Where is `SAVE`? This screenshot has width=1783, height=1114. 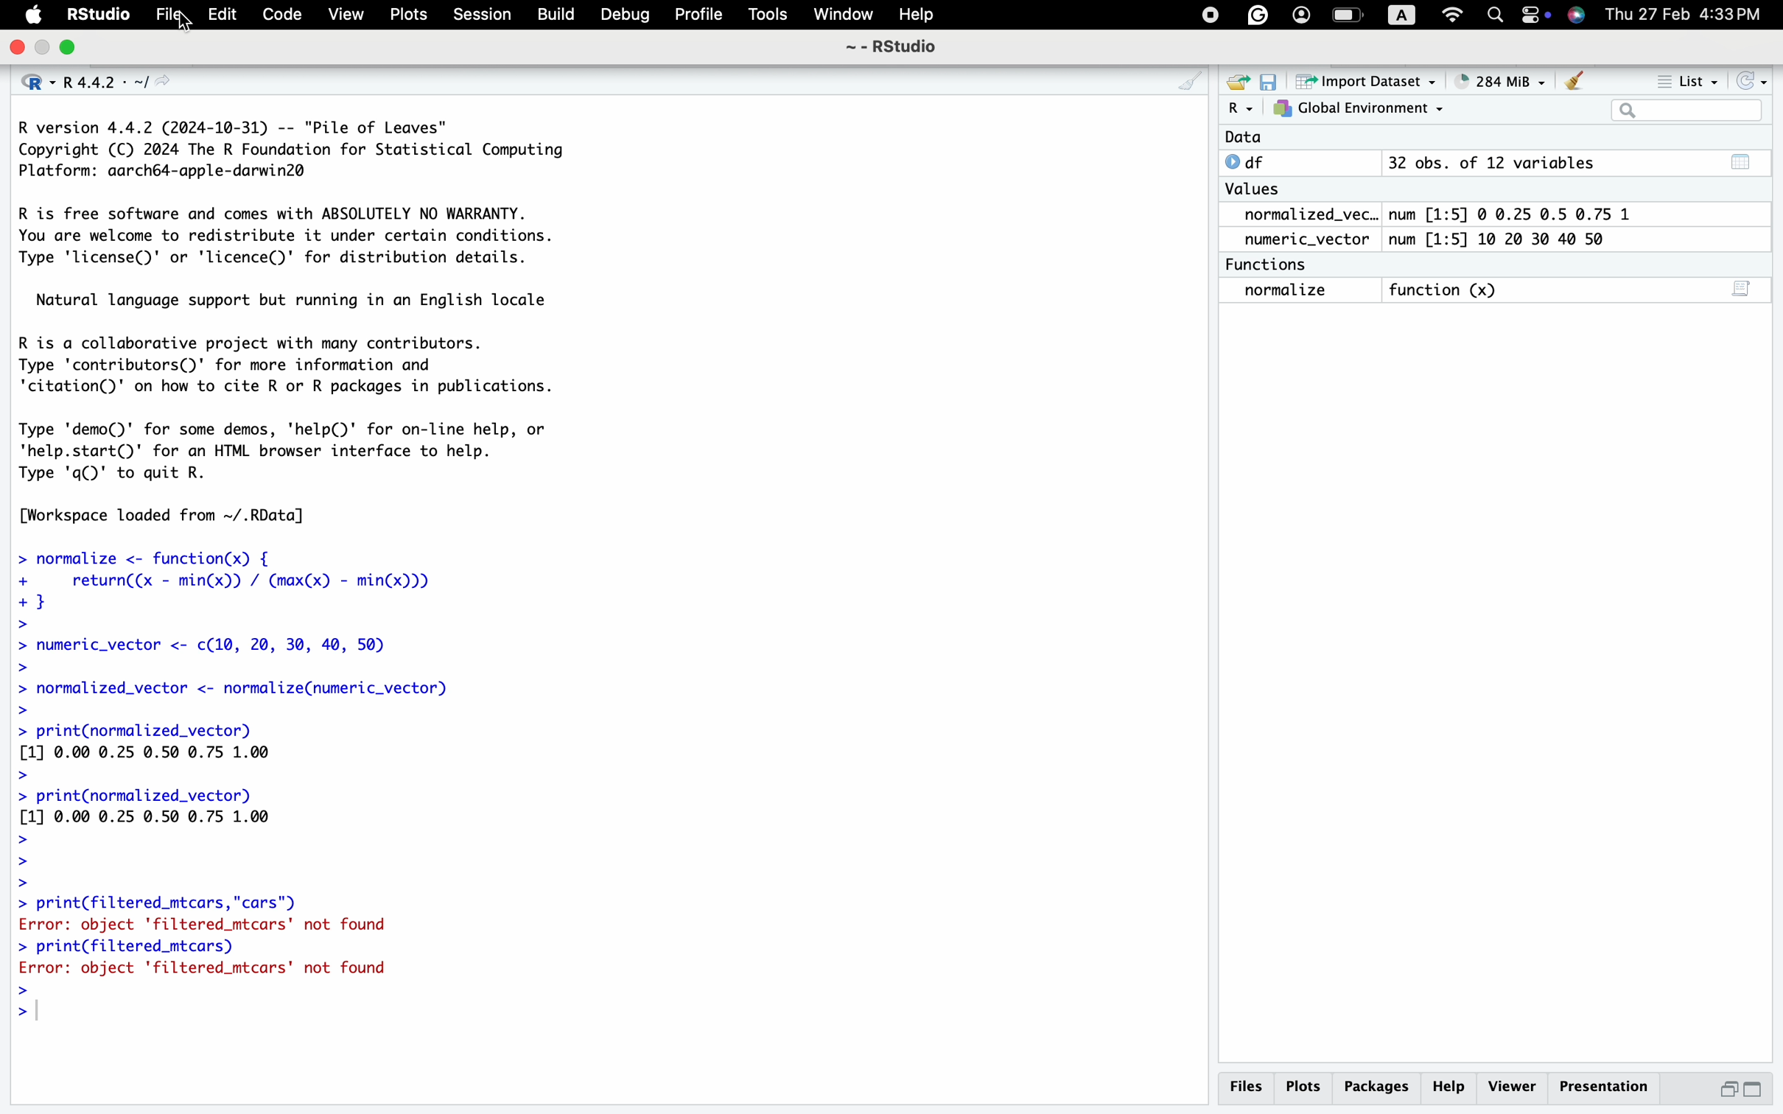
SAVE is located at coordinates (1269, 82).